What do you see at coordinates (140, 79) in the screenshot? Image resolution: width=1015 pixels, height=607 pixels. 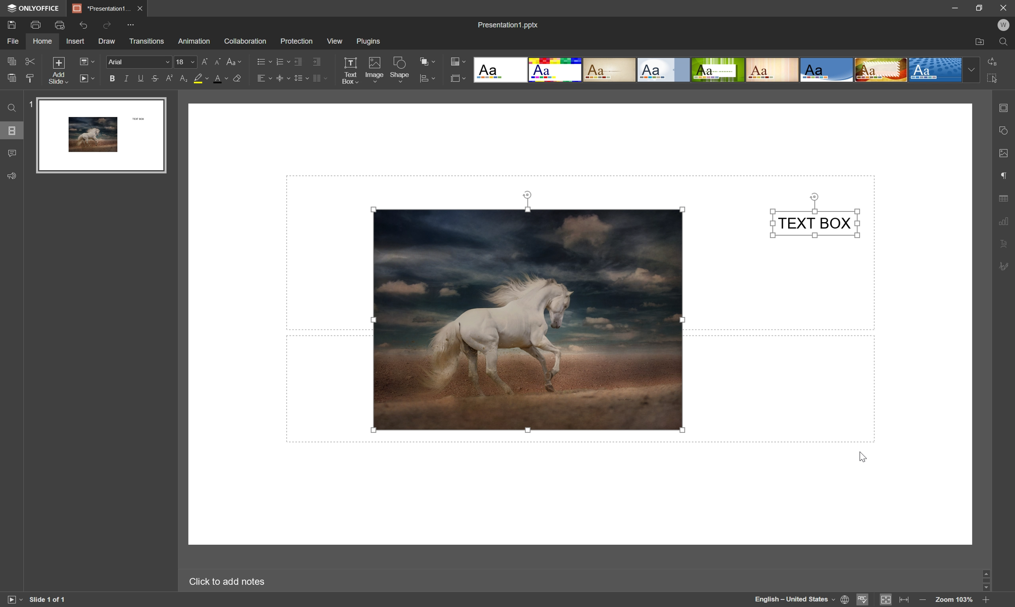 I see `underline` at bounding box center [140, 79].